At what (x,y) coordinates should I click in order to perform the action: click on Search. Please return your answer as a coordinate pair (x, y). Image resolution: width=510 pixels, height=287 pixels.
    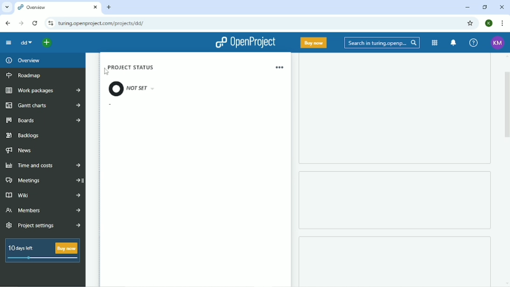
    Looking at the image, I should click on (382, 43).